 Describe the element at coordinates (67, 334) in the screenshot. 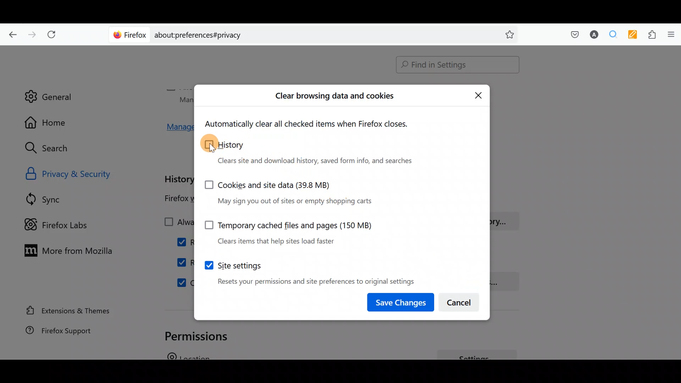

I see `Firefox support` at that location.